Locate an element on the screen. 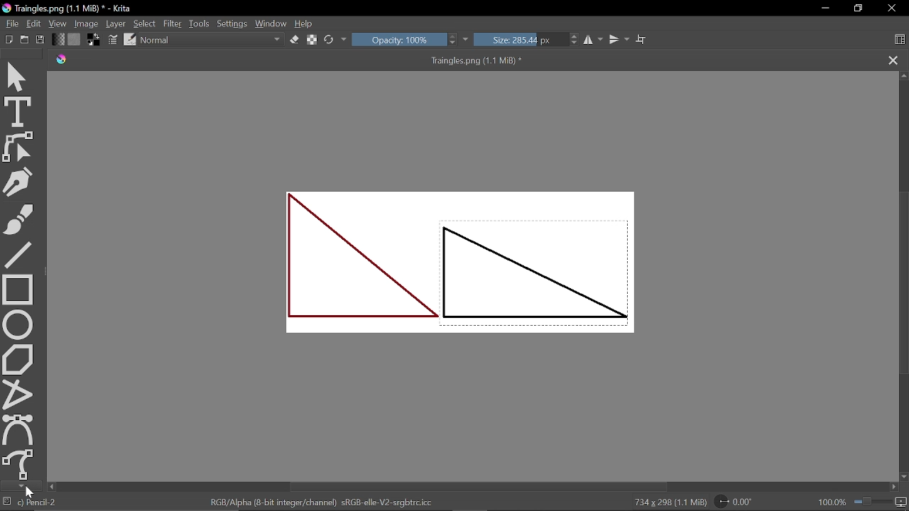  Move left is located at coordinates (51, 487).